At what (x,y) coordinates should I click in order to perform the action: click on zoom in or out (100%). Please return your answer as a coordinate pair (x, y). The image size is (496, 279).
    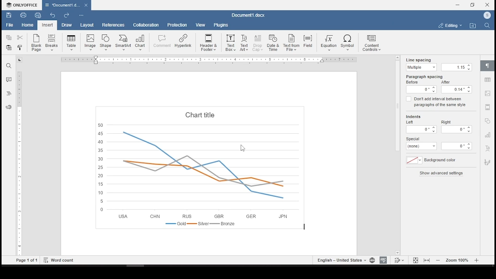
    Looking at the image, I should click on (458, 260).